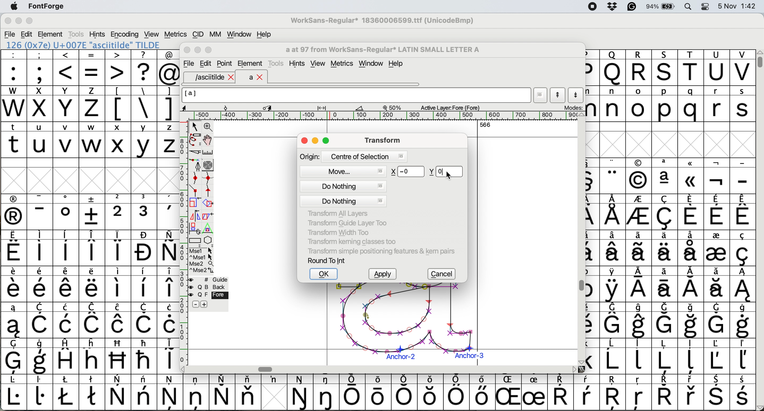 This screenshot has width=764, height=411. I want to click on change whether spiro is active or not, so click(208, 165).